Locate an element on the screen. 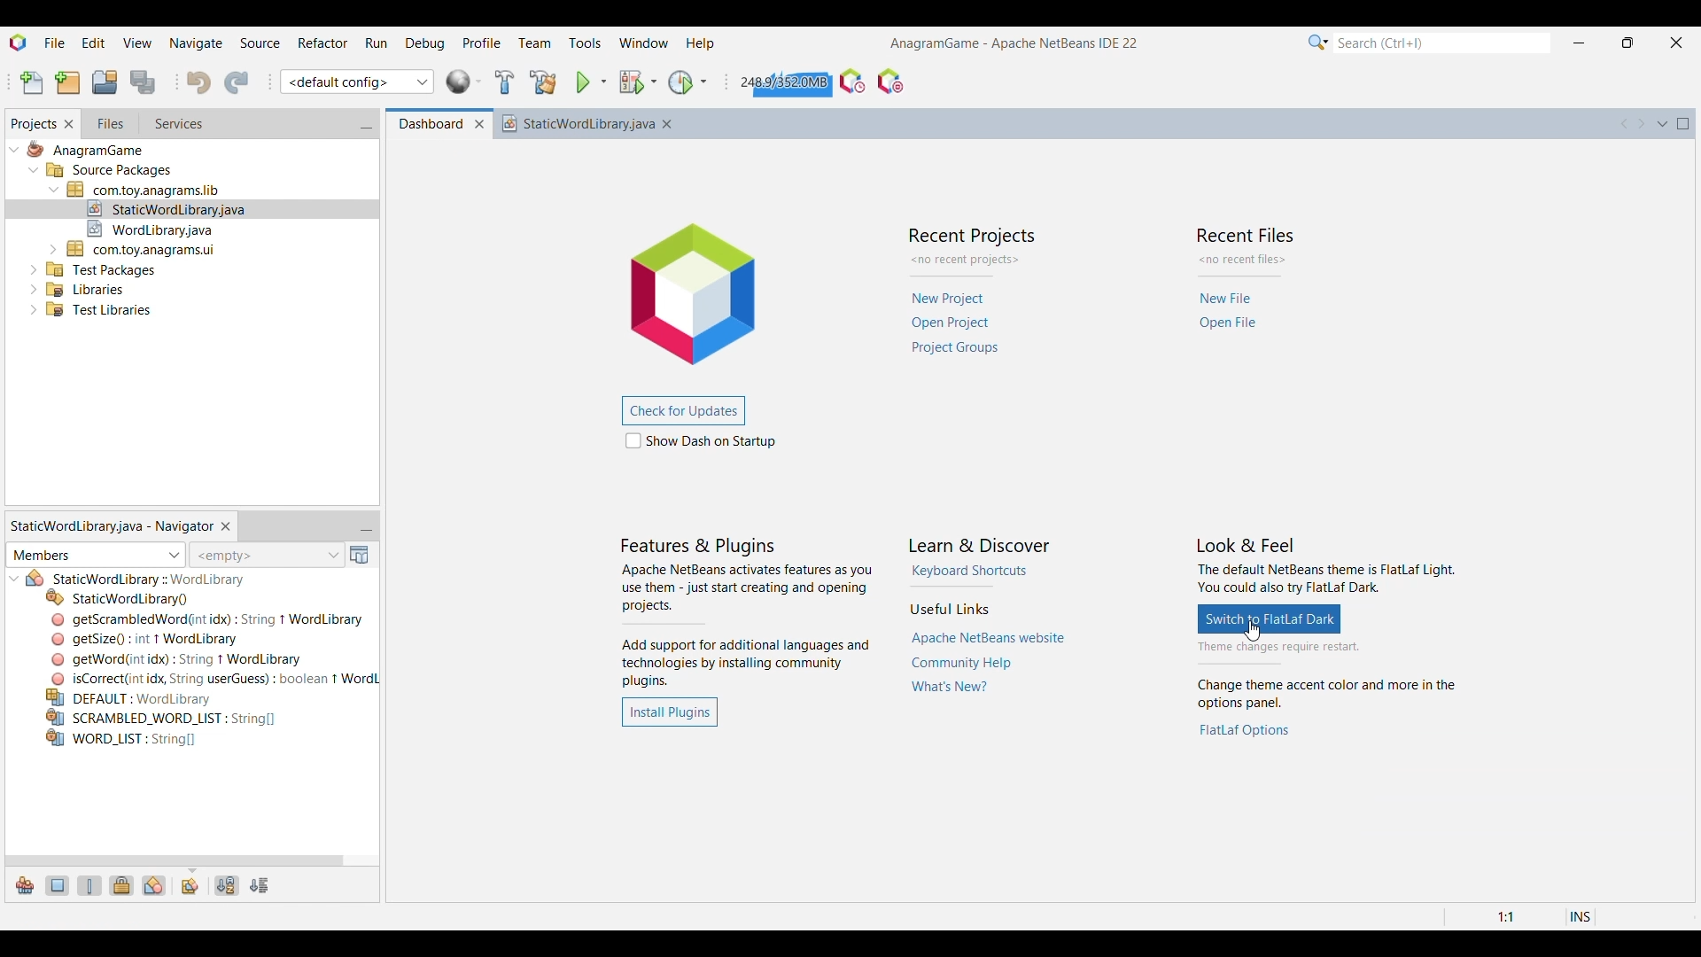  View menu is located at coordinates (137, 42).